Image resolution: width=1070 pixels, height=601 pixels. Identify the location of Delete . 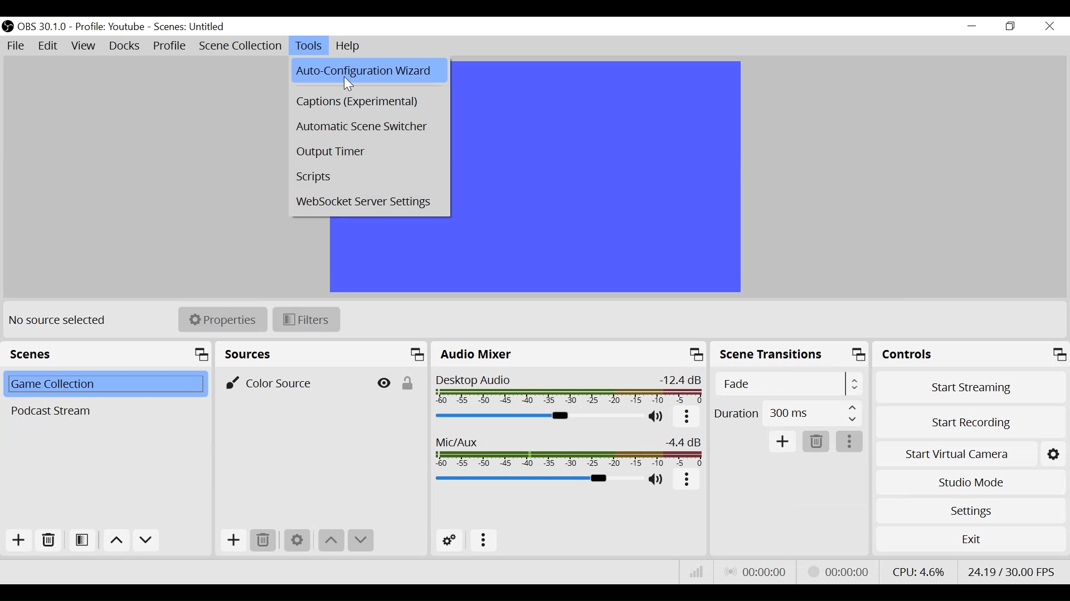
(817, 442).